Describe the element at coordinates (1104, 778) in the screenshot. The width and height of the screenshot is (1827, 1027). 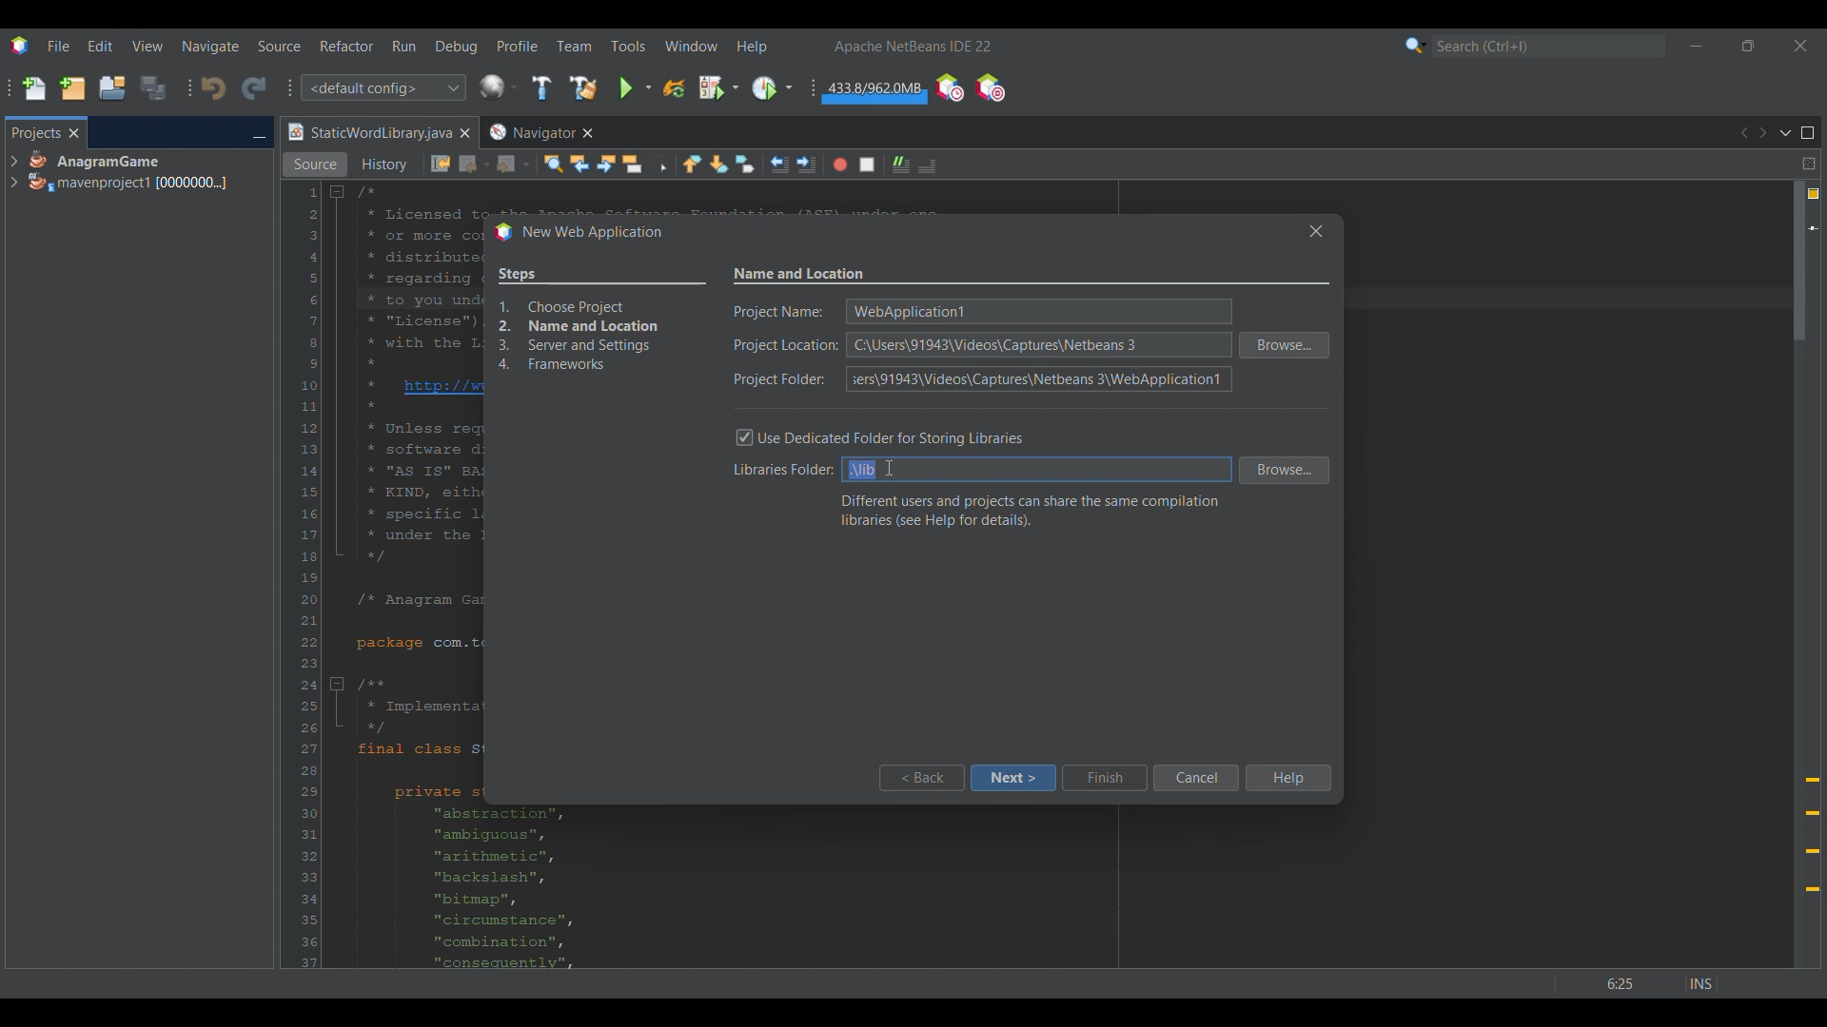
I see `Finish` at that location.